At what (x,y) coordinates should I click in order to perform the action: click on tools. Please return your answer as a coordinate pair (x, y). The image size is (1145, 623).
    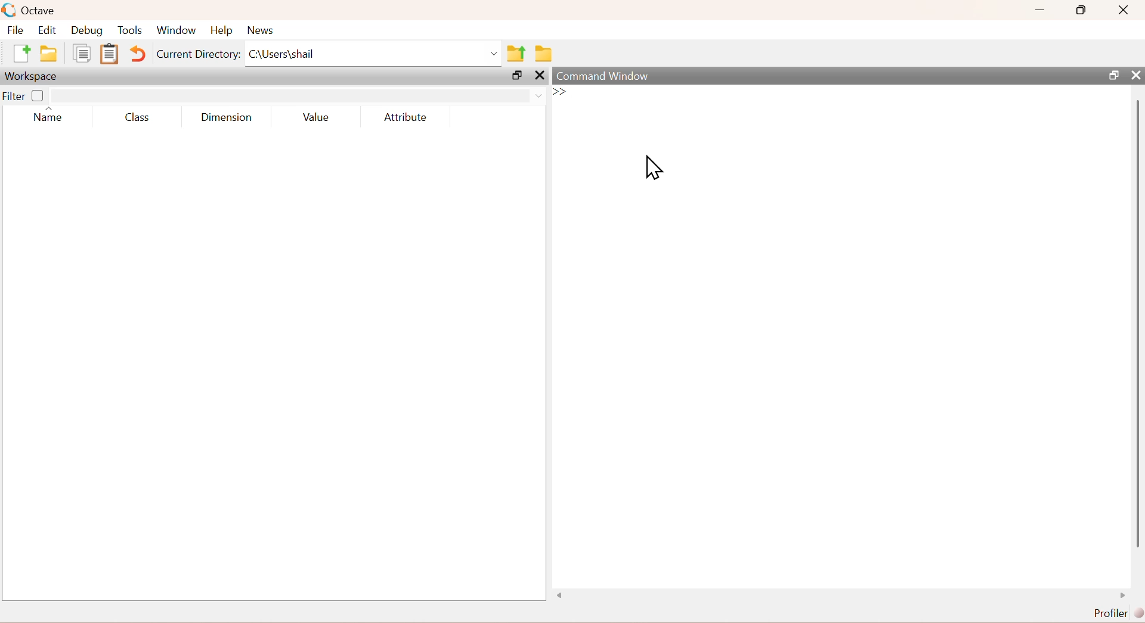
    Looking at the image, I should click on (131, 30).